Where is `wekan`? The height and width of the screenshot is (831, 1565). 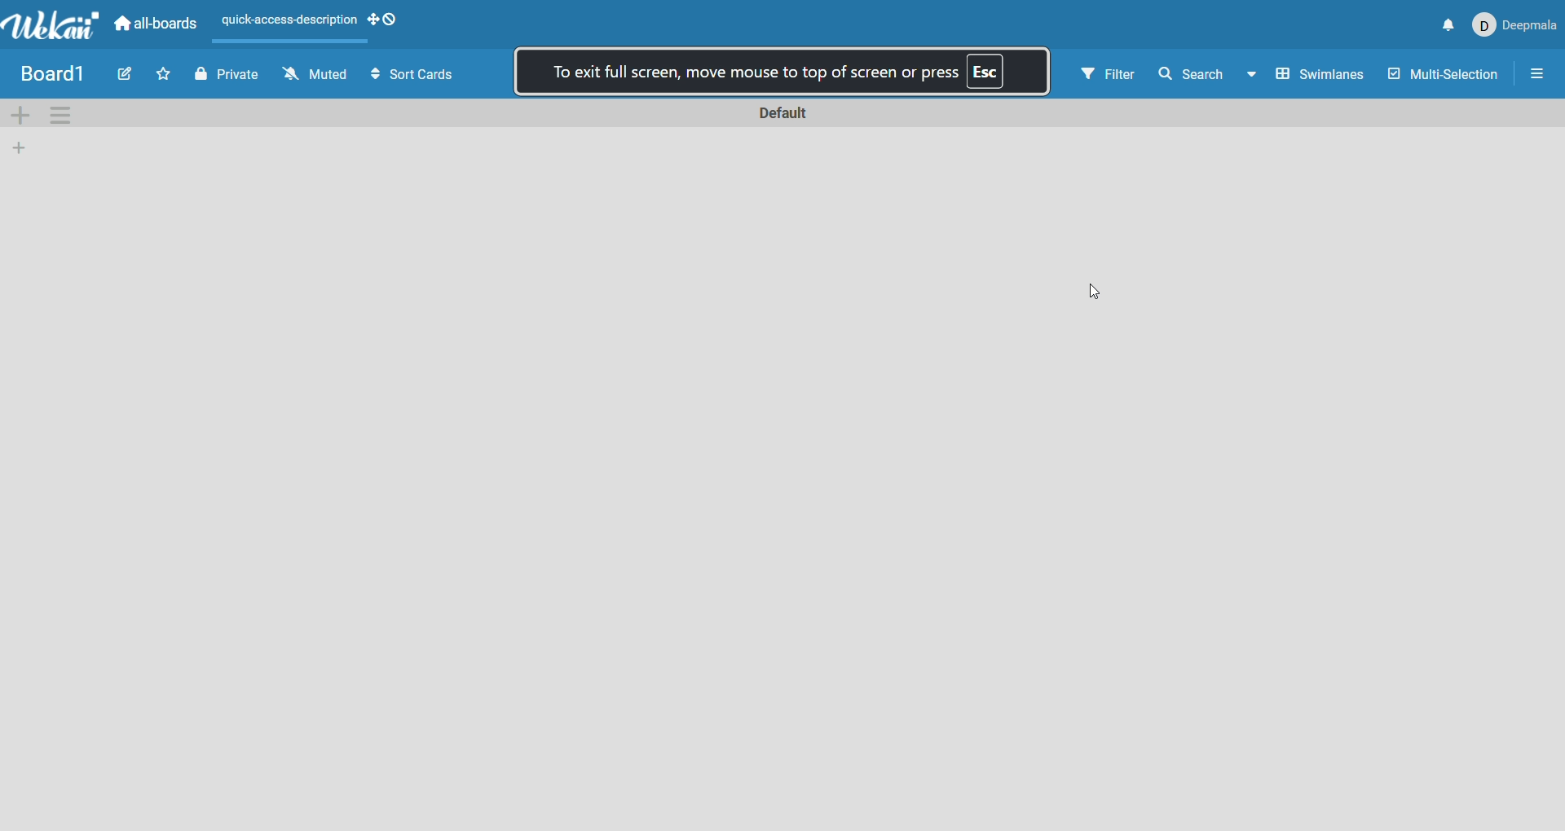 wekan is located at coordinates (51, 28).